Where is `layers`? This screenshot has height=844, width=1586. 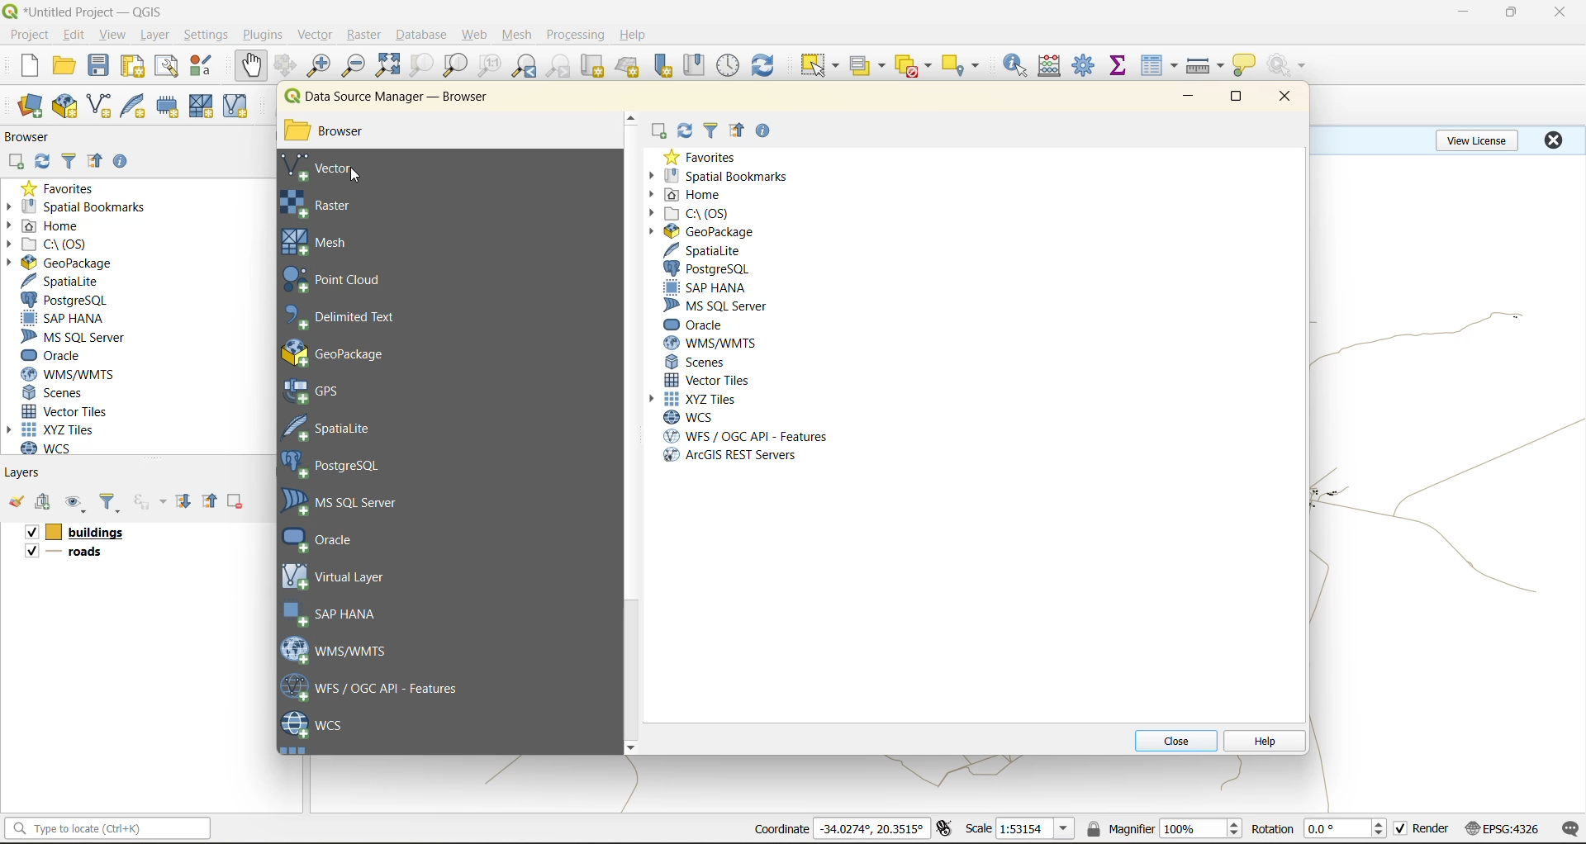
layers is located at coordinates (77, 554).